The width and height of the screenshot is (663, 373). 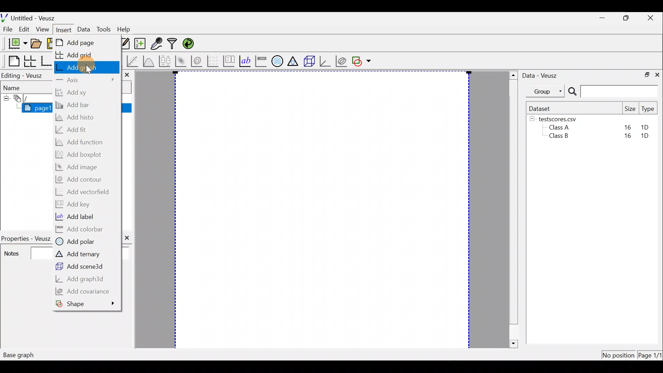 I want to click on Type, so click(x=648, y=109).